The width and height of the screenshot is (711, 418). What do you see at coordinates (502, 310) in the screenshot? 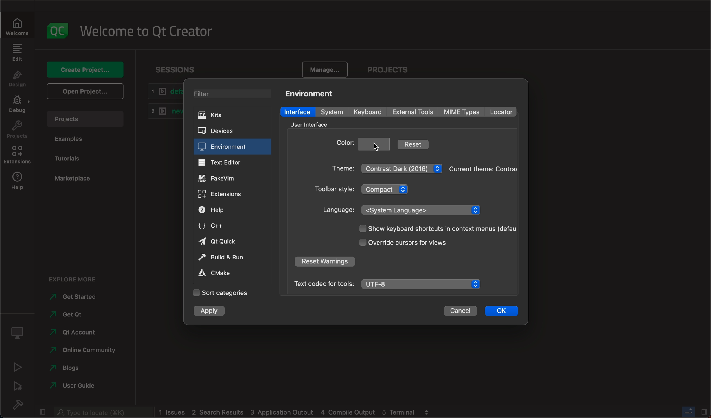
I see `ok` at bounding box center [502, 310].